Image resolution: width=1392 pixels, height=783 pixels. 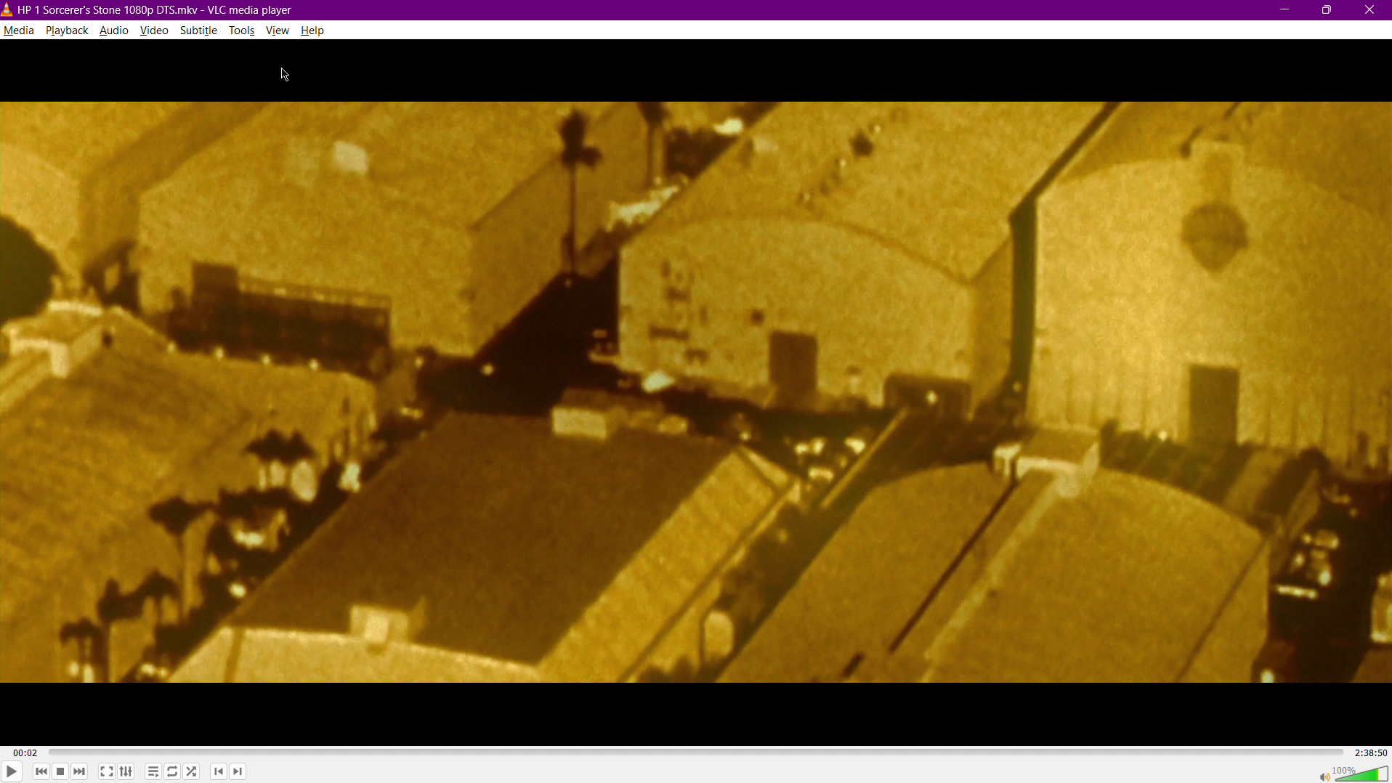 What do you see at coordinates (41, 772) in the screenshot?
I see `Skip Back` at bounding box center [41, 772].